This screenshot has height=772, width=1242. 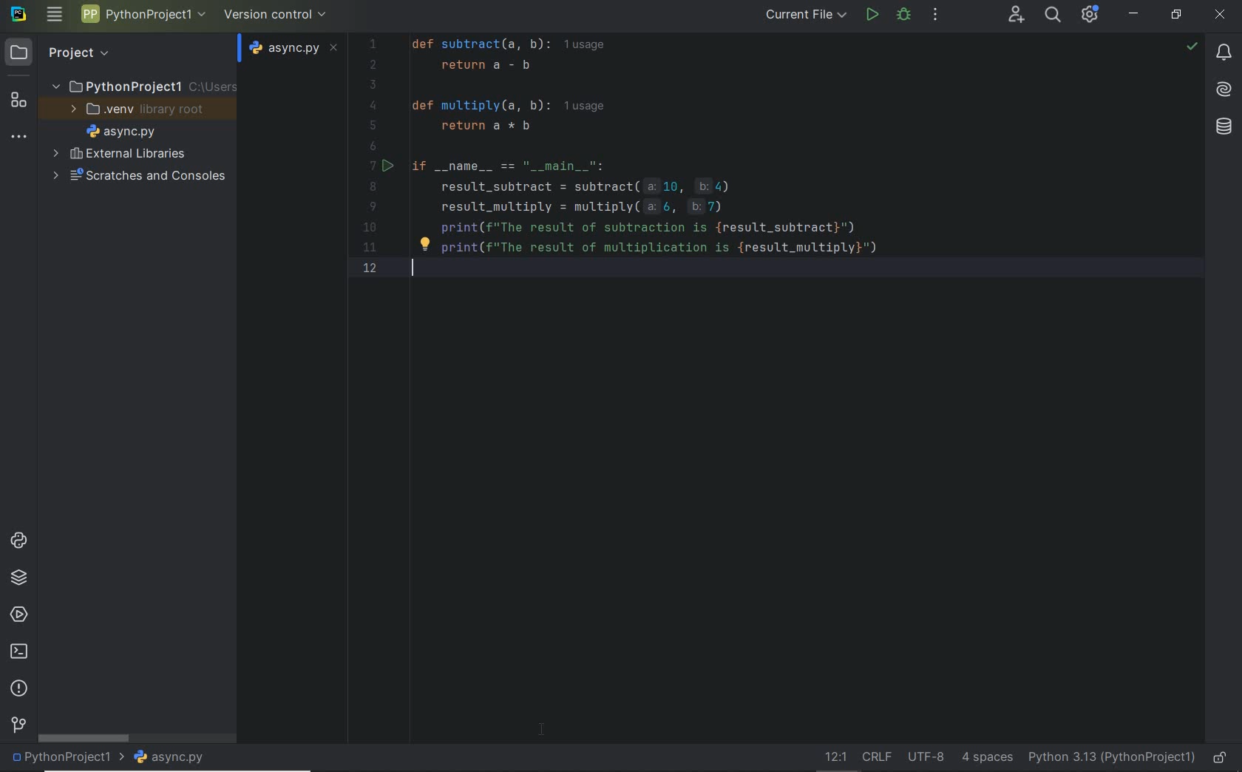 What do you see at coordinates (1223, 125) in the screenshot?
I see `Database` at bounding box center [1223, 125].